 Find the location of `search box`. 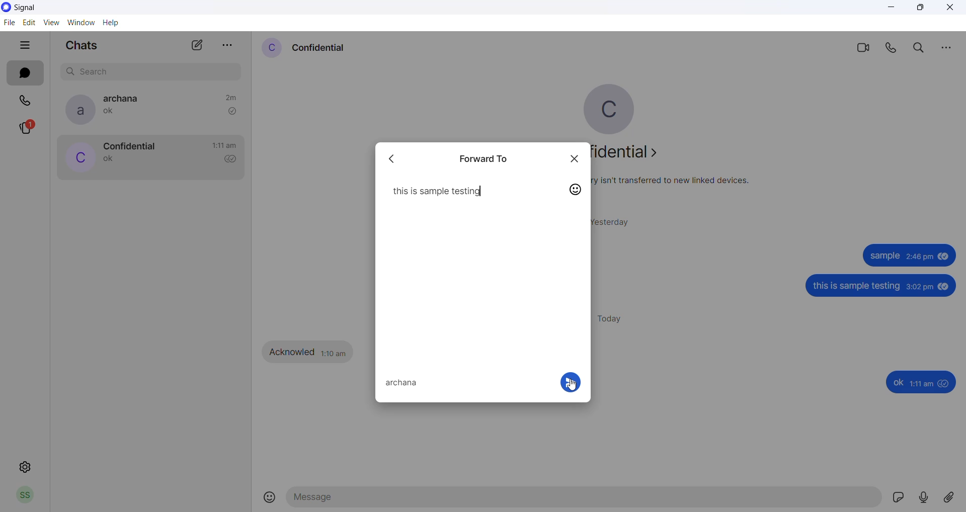

search box is located at coordinates (153, 70).